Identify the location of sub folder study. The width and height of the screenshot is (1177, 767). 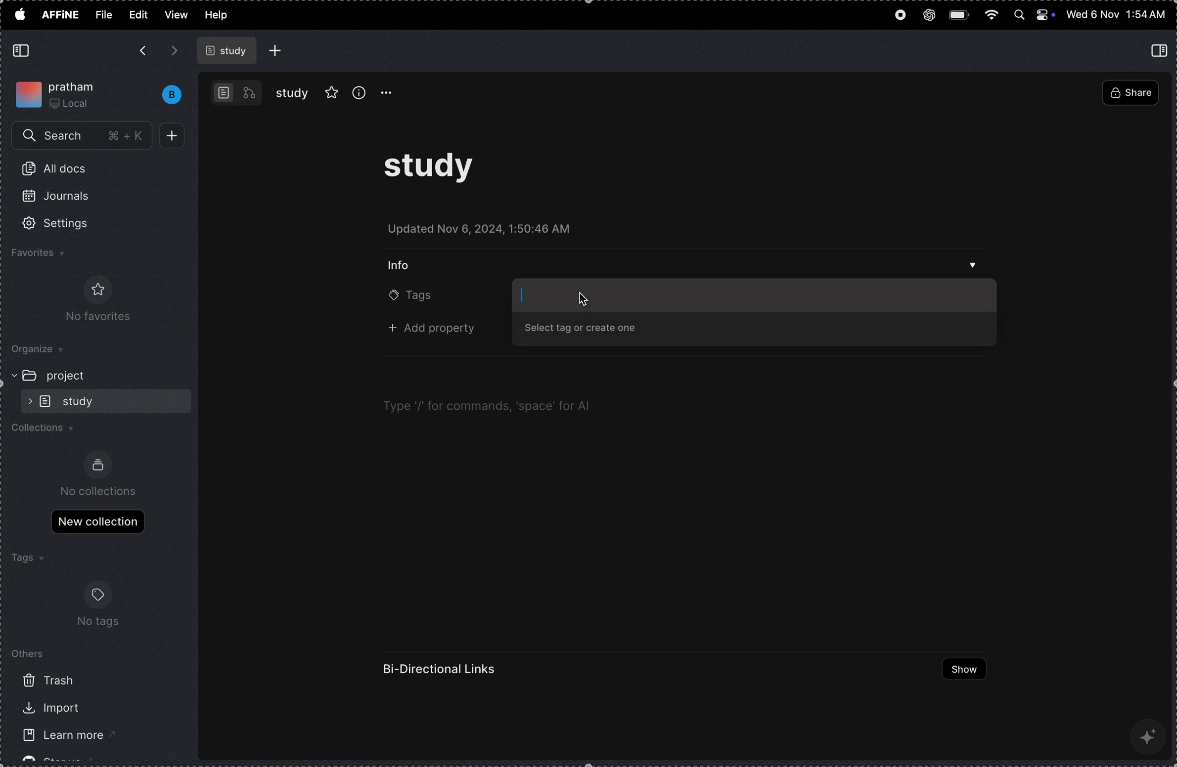
(81, 400).